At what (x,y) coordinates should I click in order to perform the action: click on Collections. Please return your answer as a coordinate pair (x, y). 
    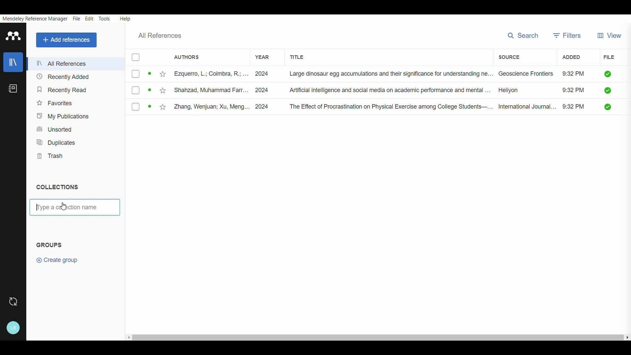
    Looking at the image, I should click on (60, 187).